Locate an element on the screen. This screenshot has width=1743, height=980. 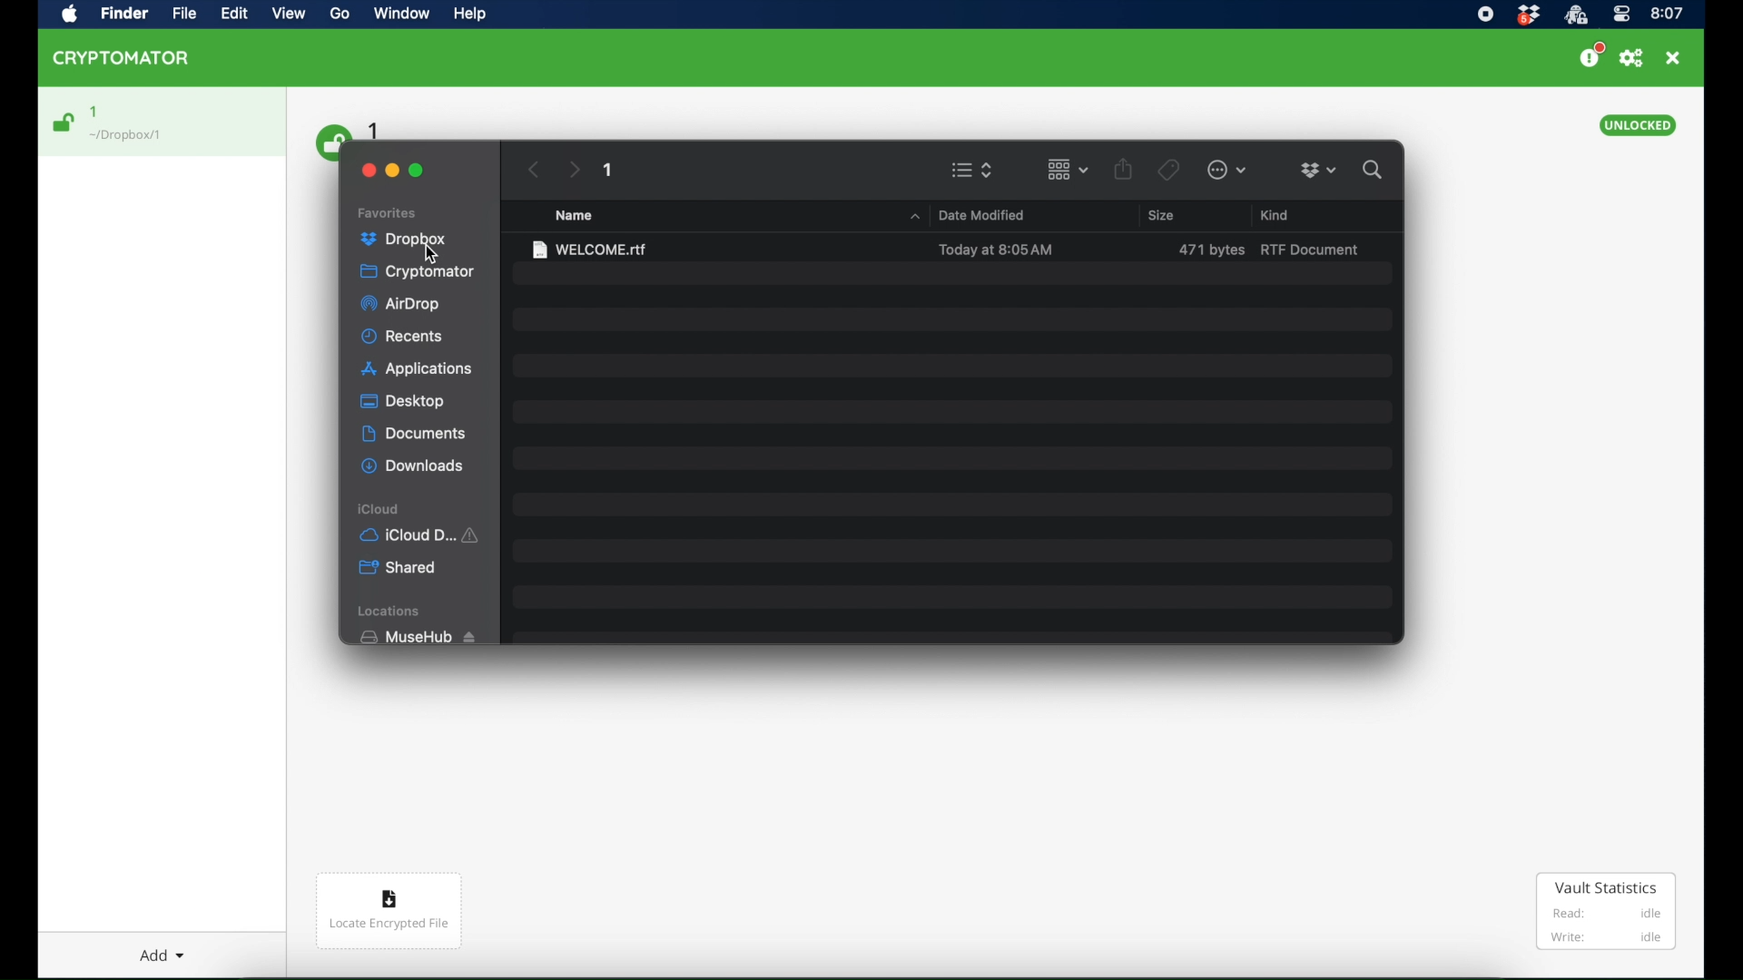
Help is located at coordinates (472, 17).